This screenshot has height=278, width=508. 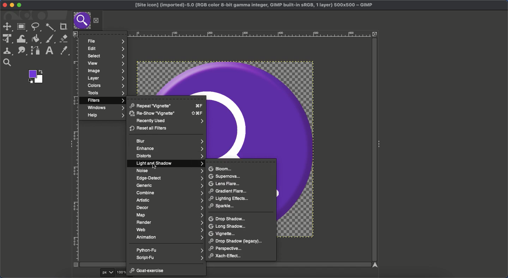 What do you see at coordinates (169, 201) in the screenshot?
I see `Artistic` at bounding box center [169, 201].